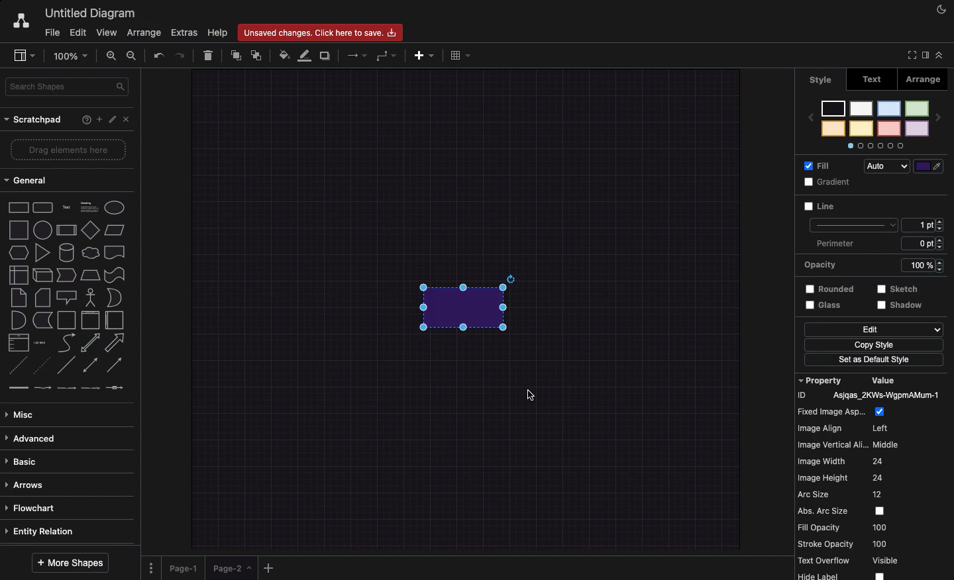  Describe the element at coordinates (910, 56) in the screenshot. I see `Full screen` at that location.